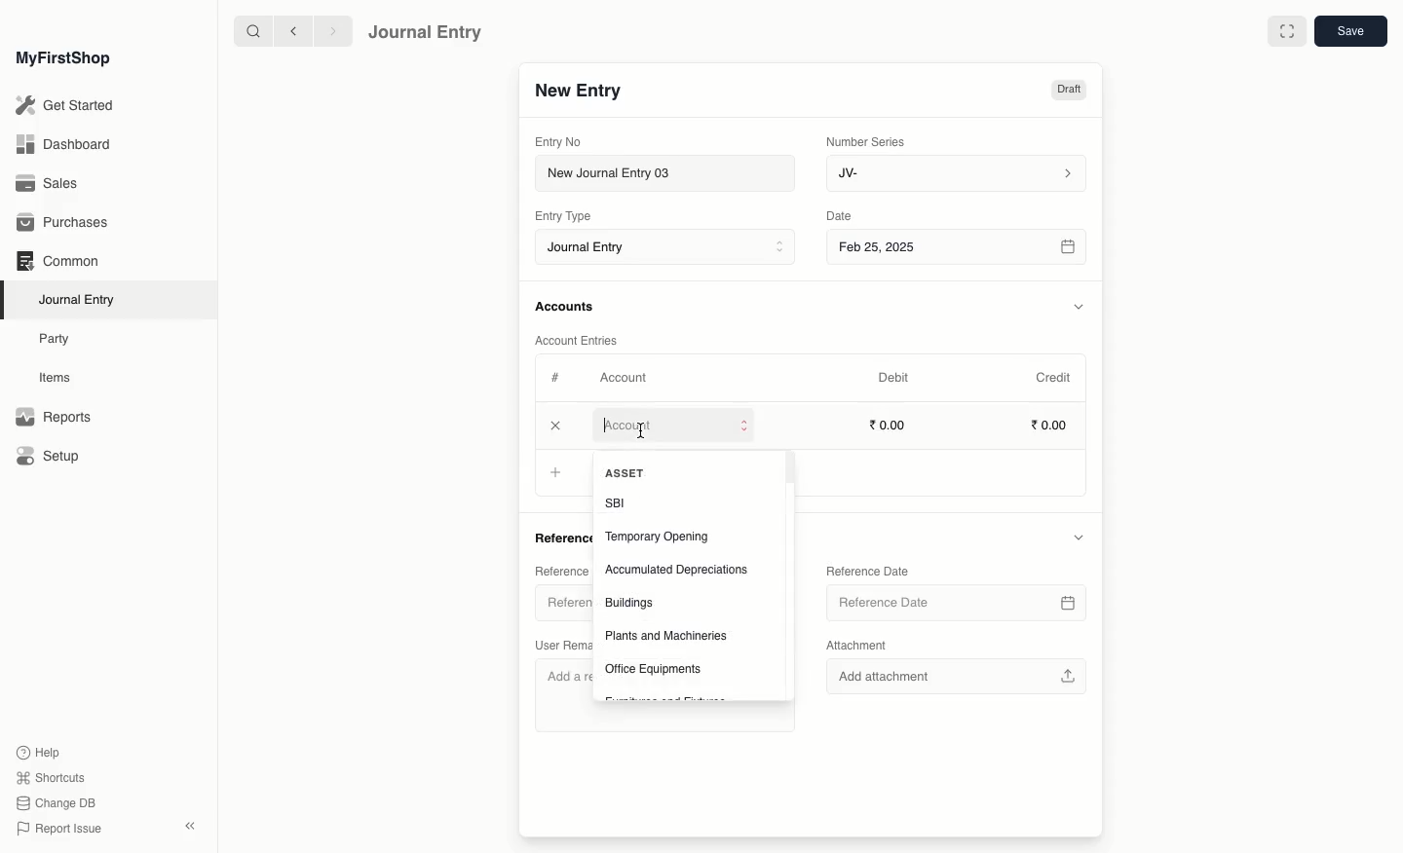 The image size is (1403, 853). I want to click on Cursor, so click(645, 431).